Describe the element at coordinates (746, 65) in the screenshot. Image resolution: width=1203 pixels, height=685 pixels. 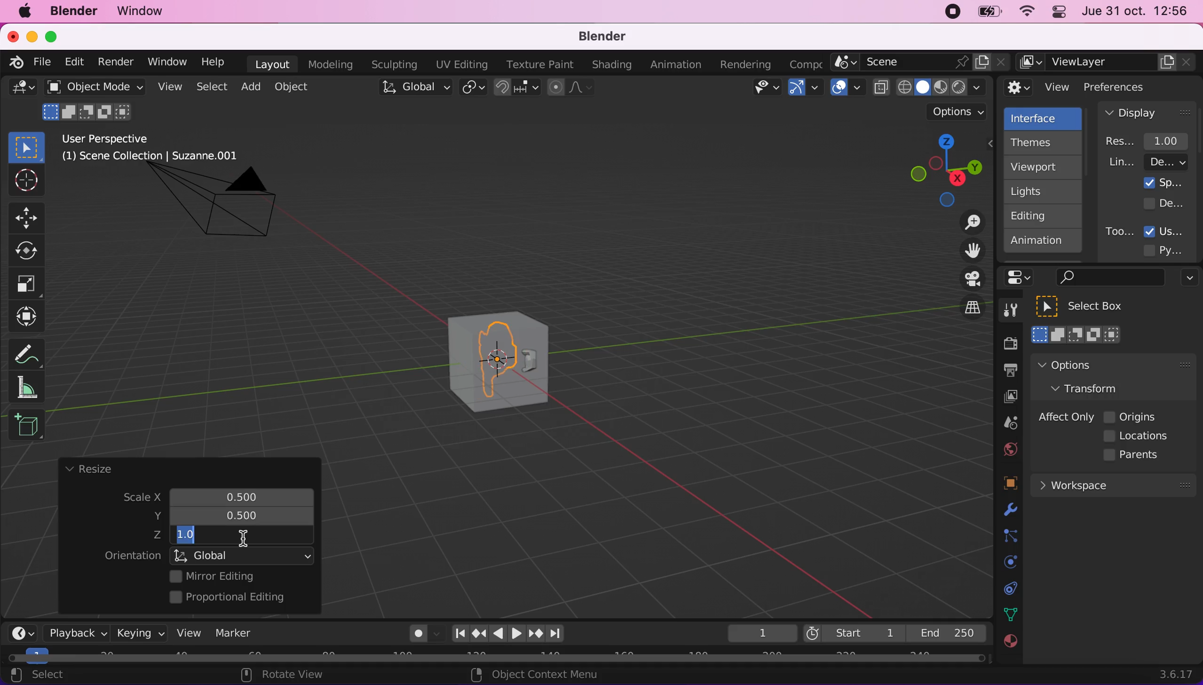
I see `rendering` at that location.